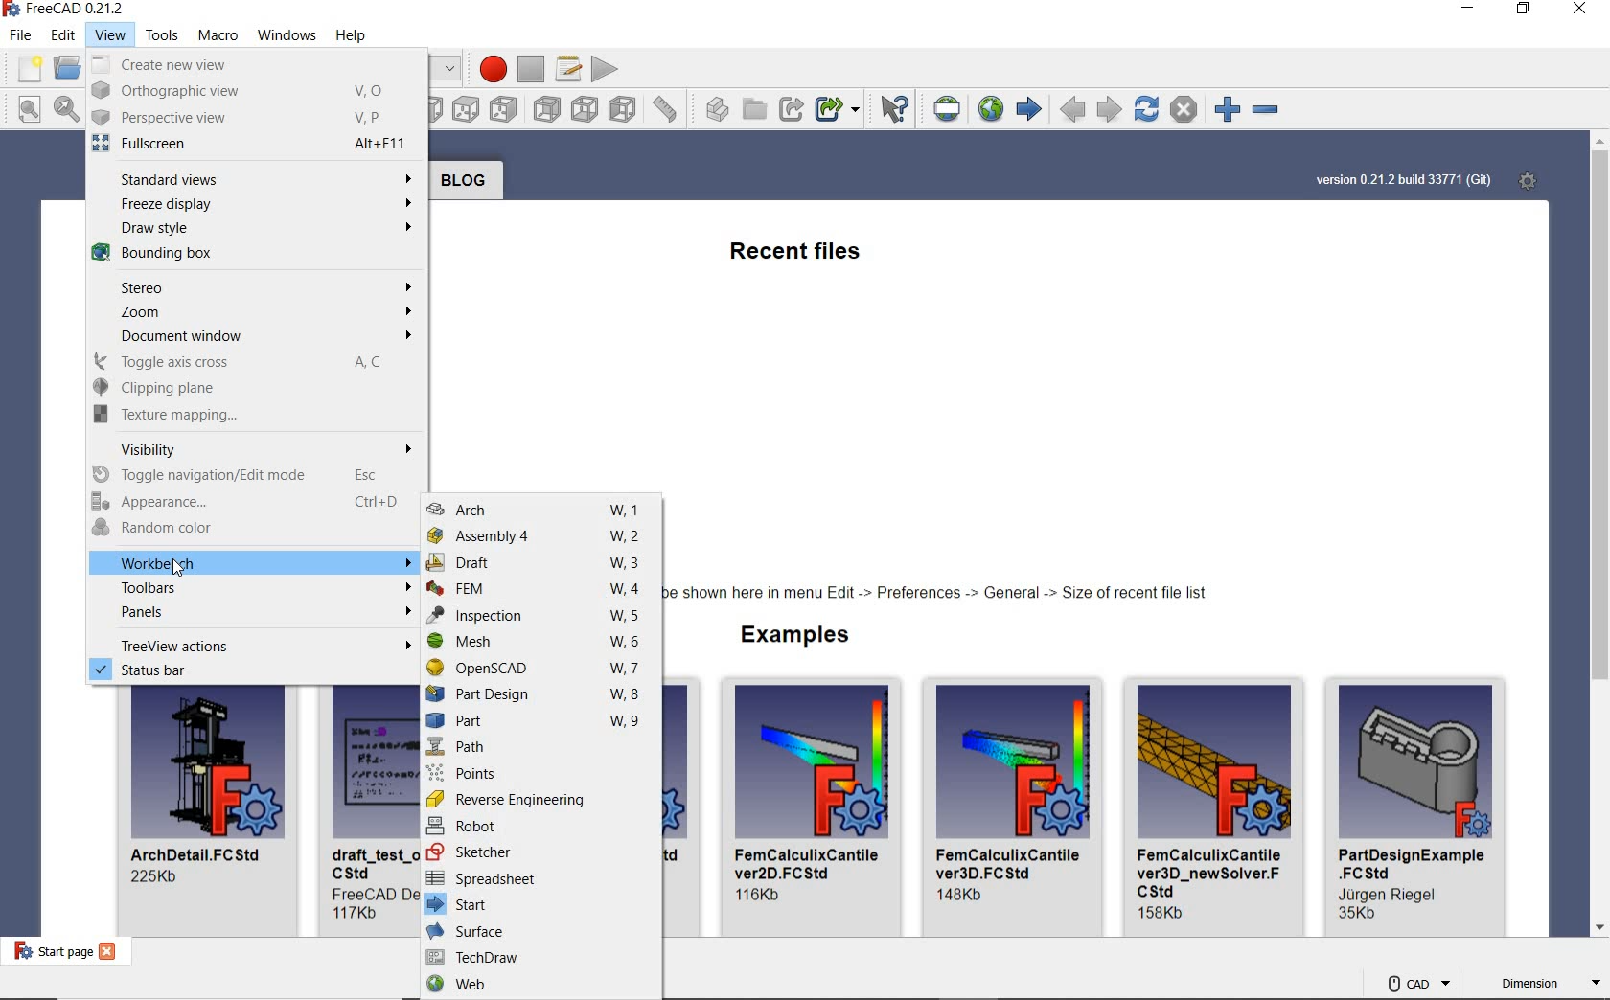  Describe the element at coordinates (108, 35) in the screenshot. I see `view` at that location.